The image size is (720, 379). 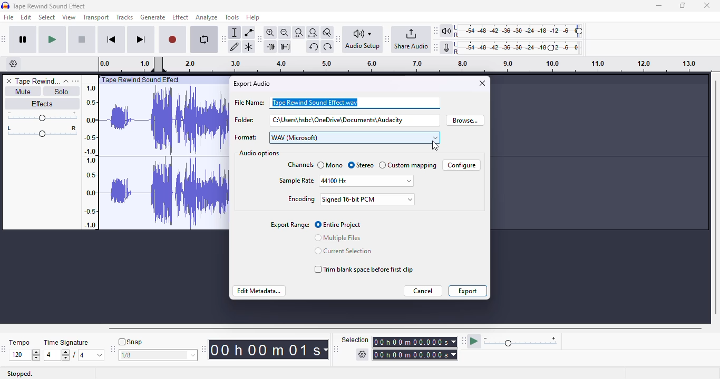 What do you see at coordinates (152, 17) in the screenshot?
I see `generate` at bounding box center [152, 17].